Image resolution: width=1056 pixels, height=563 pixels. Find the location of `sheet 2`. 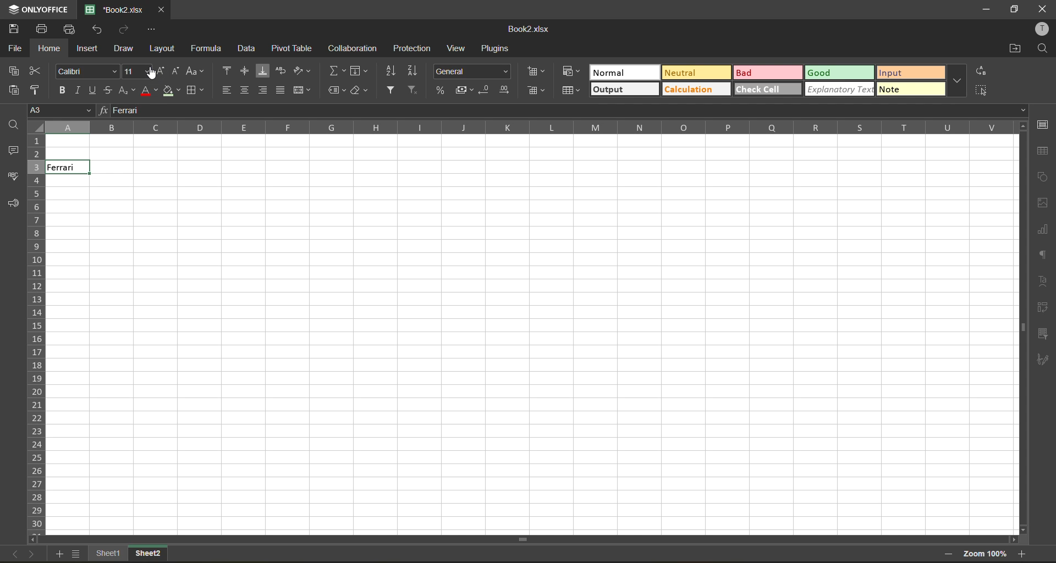

sheet 2 is located at coordinates (159, 556).